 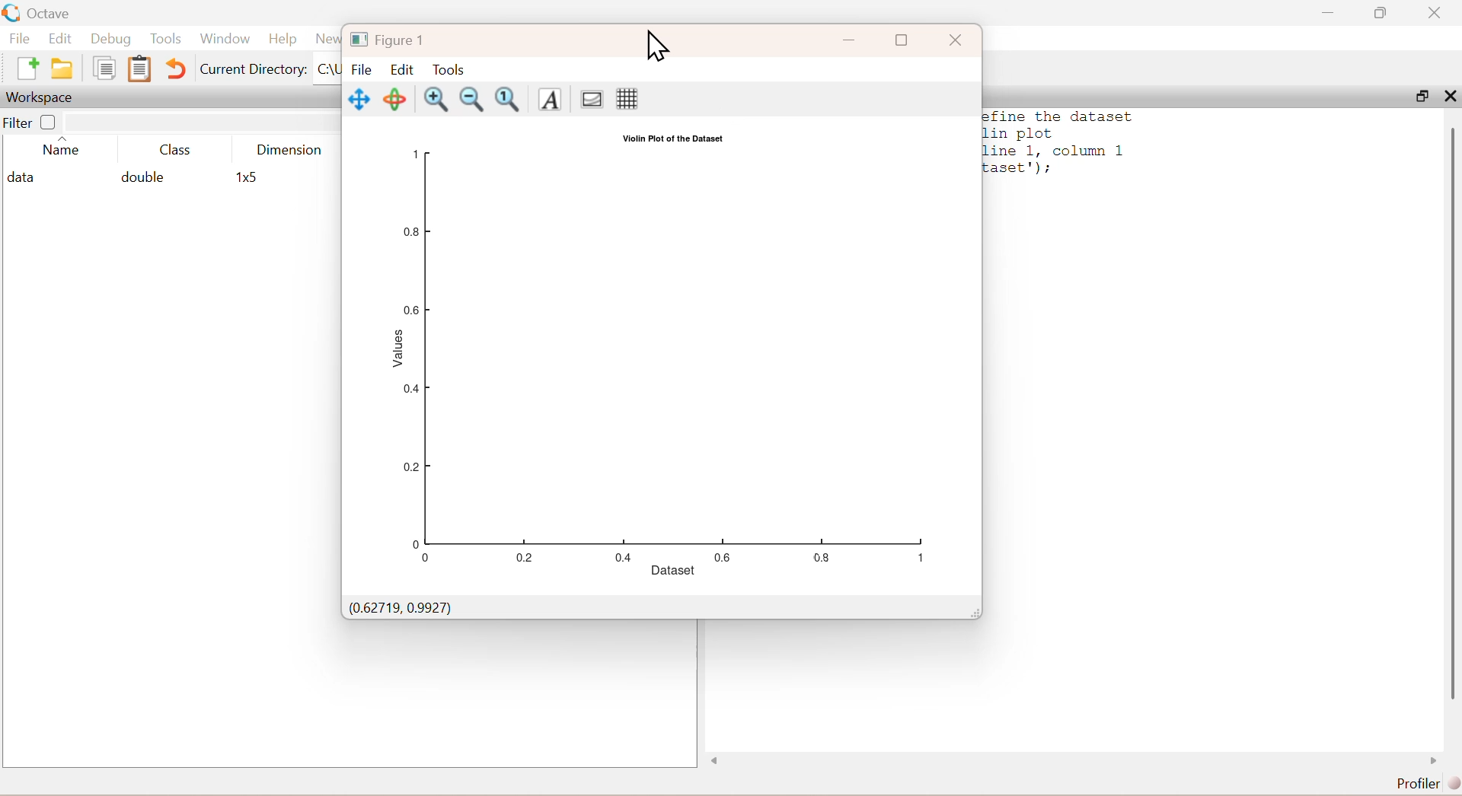 What do you see at coordinates (52, 14) in the screenshot?
I see `octave` at bounding box center [52, 14].